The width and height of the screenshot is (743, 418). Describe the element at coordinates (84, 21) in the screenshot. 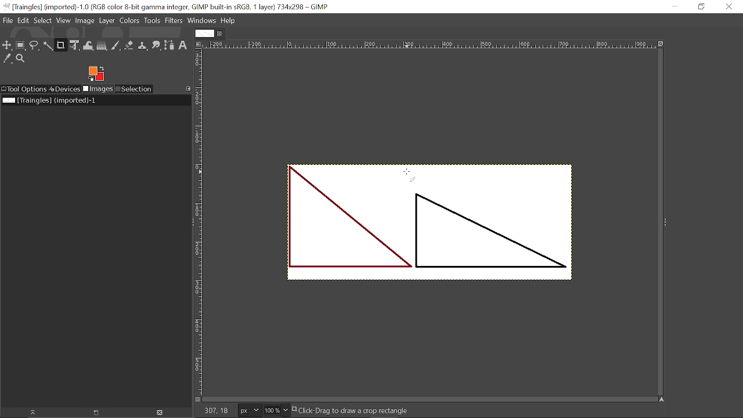

I see `Image` at that location.